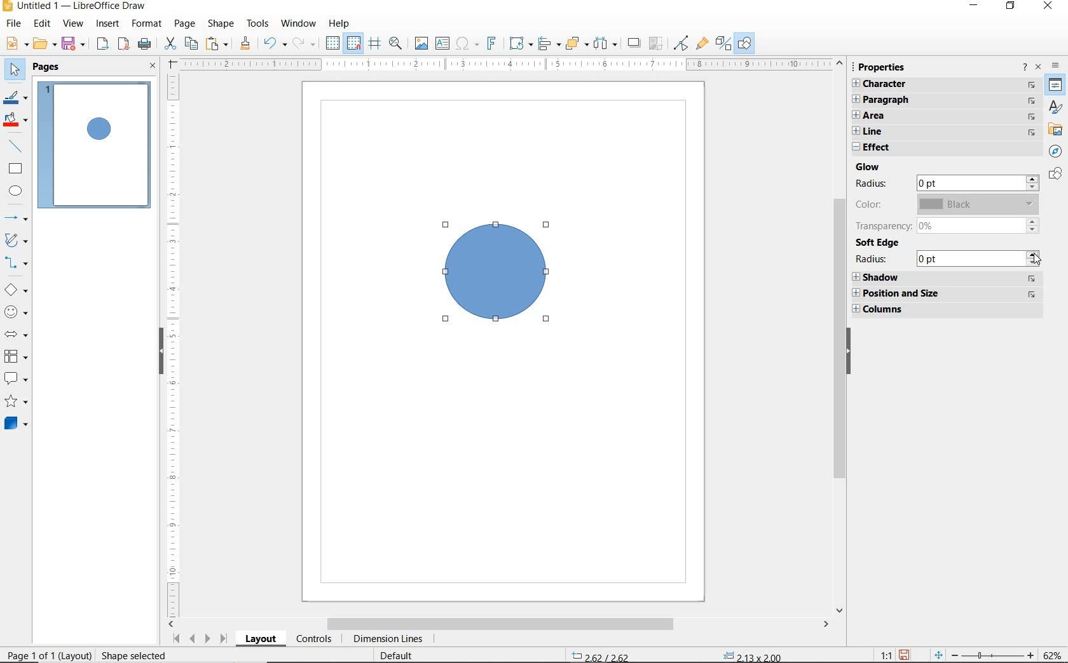  I want to click on PAGE, so click(186, 25).